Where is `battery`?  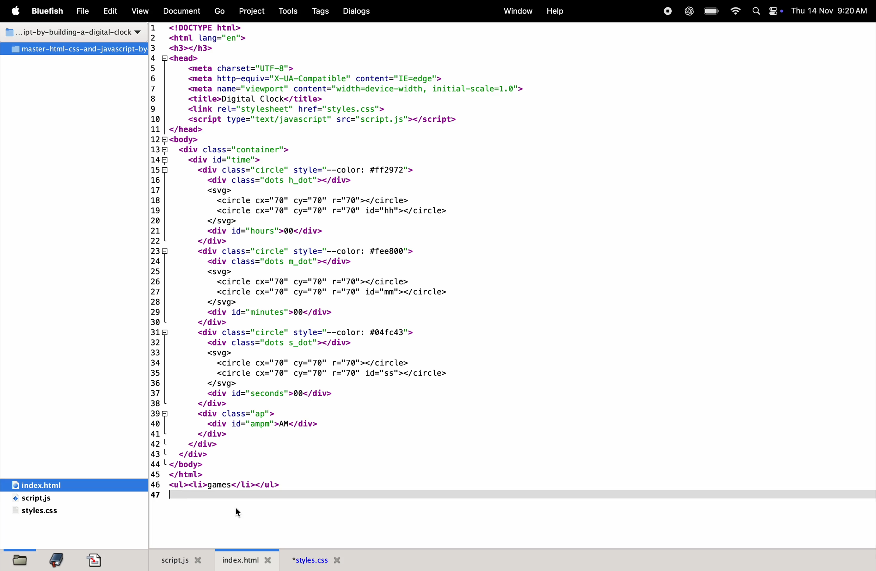
battery is located at coordinates (710, 11).